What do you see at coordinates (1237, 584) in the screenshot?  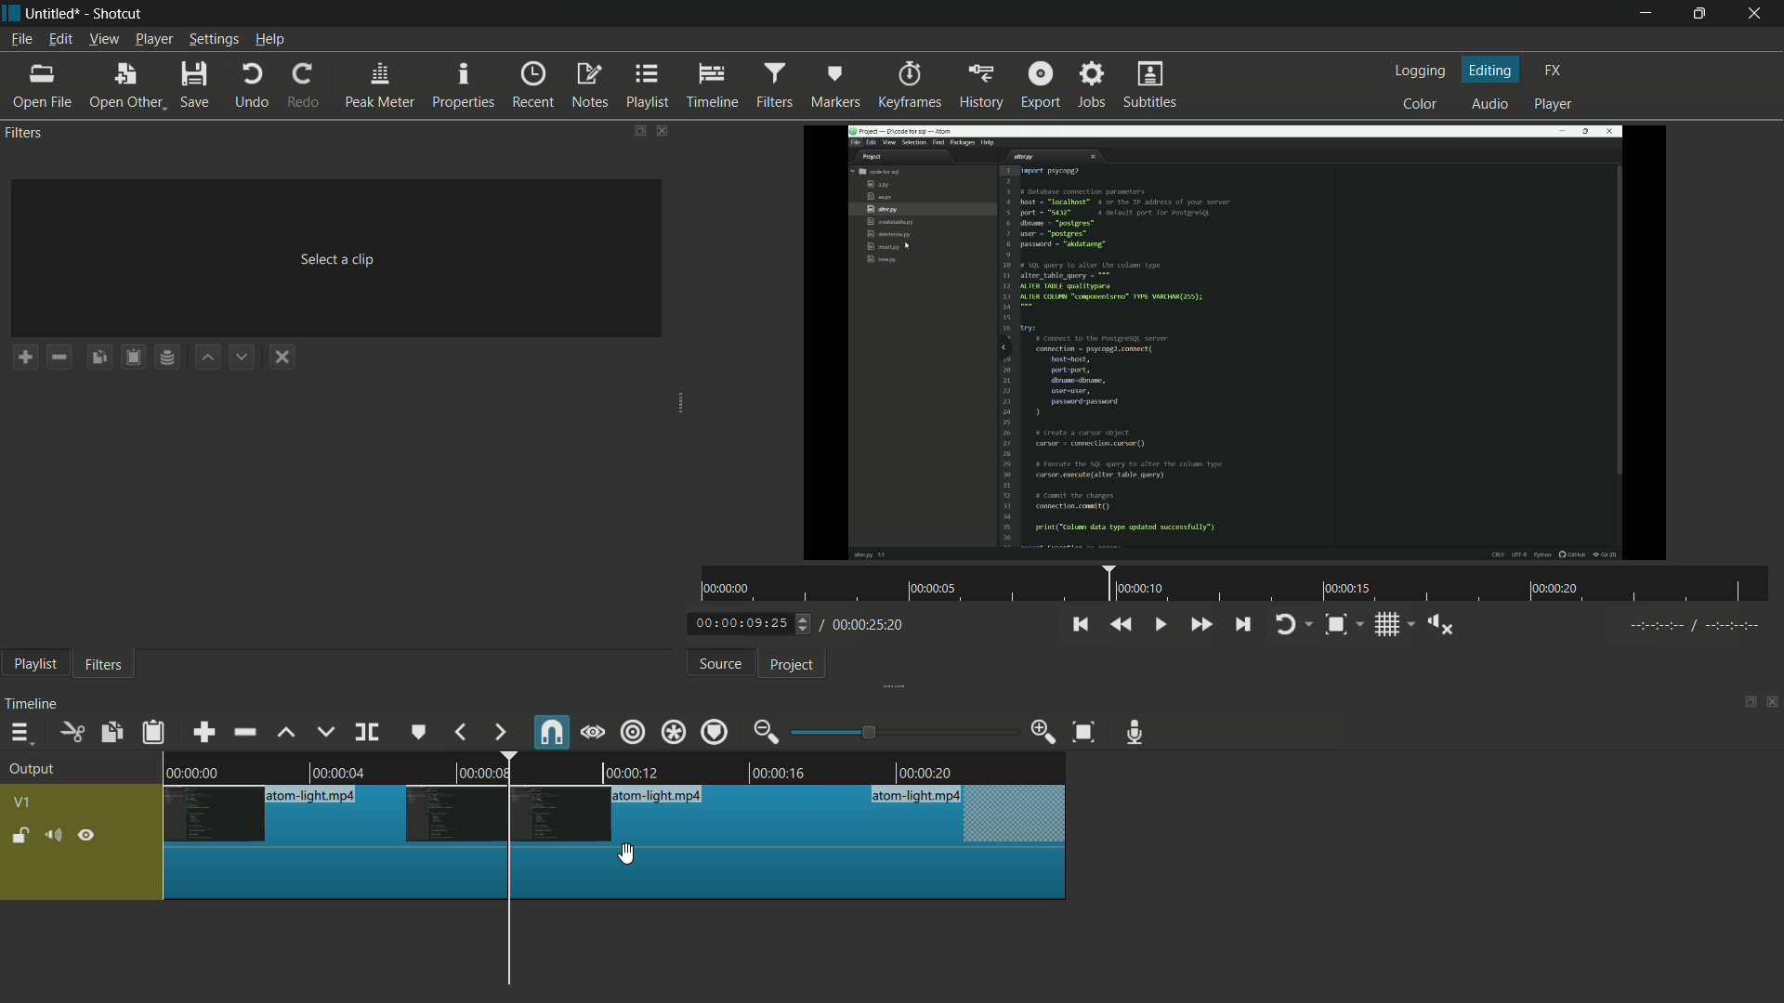 I see `time` at bounding box center [1237, 584].